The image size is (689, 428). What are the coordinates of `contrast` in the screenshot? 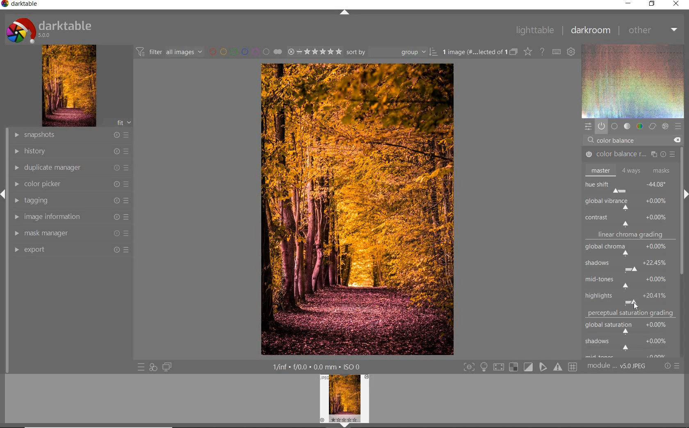 It's located at (629, 219).